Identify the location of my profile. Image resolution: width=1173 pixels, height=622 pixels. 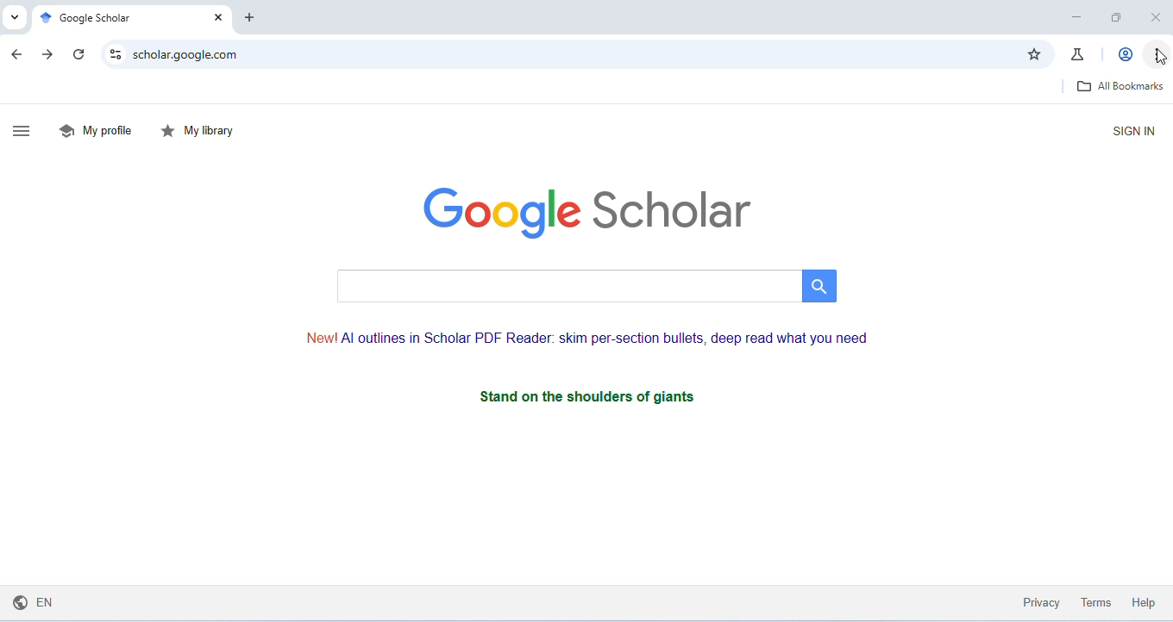
(96, 131).